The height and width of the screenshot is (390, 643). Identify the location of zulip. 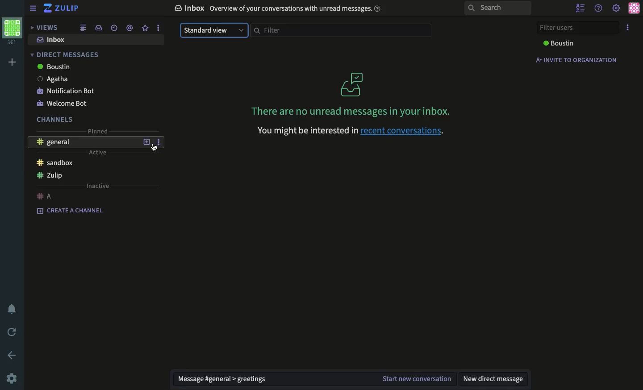
(49, 175).